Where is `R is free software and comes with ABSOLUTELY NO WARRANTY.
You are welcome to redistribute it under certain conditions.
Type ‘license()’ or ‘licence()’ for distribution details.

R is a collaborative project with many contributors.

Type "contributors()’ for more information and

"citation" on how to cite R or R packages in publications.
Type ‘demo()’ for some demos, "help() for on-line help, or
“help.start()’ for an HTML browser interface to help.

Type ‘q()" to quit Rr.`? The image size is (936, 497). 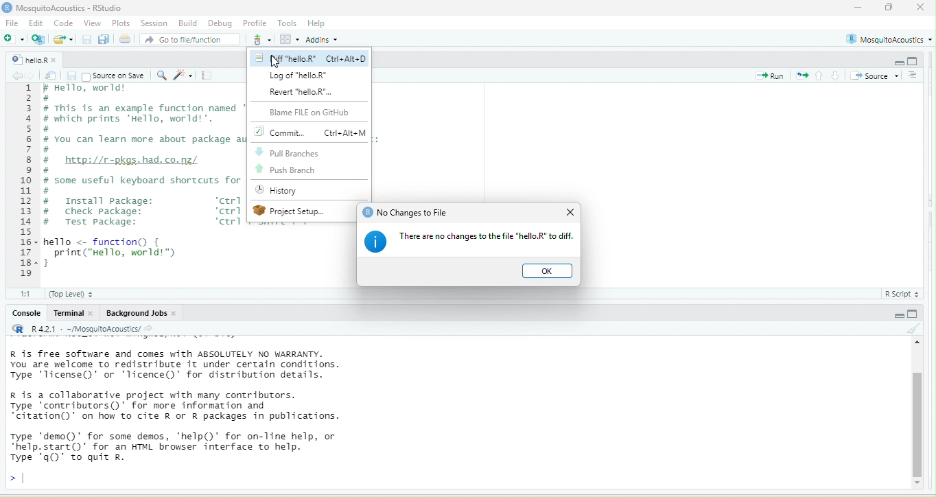
R is free software and comes with ABSOLUTELY NO WARRANTY.
You are welcome to redistribute it under certain conditions.
Type ‘license()’ or ‘licence()’ for distribution details.

R is a collaborative project with many contributors.

Type "contributors()’ for more information and

"citation" on how to cite R or R packages in publications.
Type ‘demo()’ for some demos, "help() for on-line help, or
“help.start()’ for an HTML browser interface to help.

Type ‘q()" to quit Rr. is located at coordinates (222, 407).